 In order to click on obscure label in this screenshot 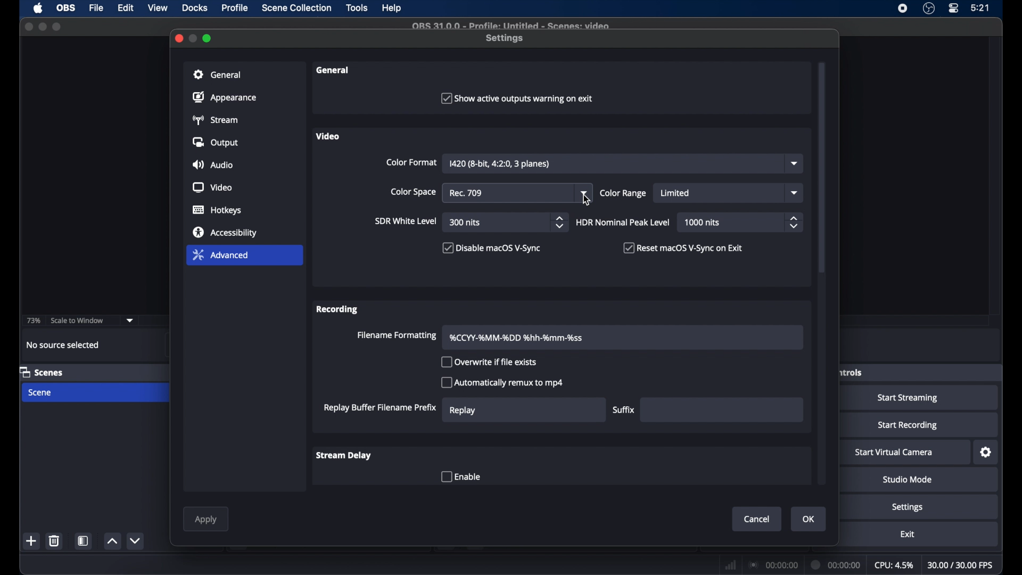, I will do `click(852, 372)`.